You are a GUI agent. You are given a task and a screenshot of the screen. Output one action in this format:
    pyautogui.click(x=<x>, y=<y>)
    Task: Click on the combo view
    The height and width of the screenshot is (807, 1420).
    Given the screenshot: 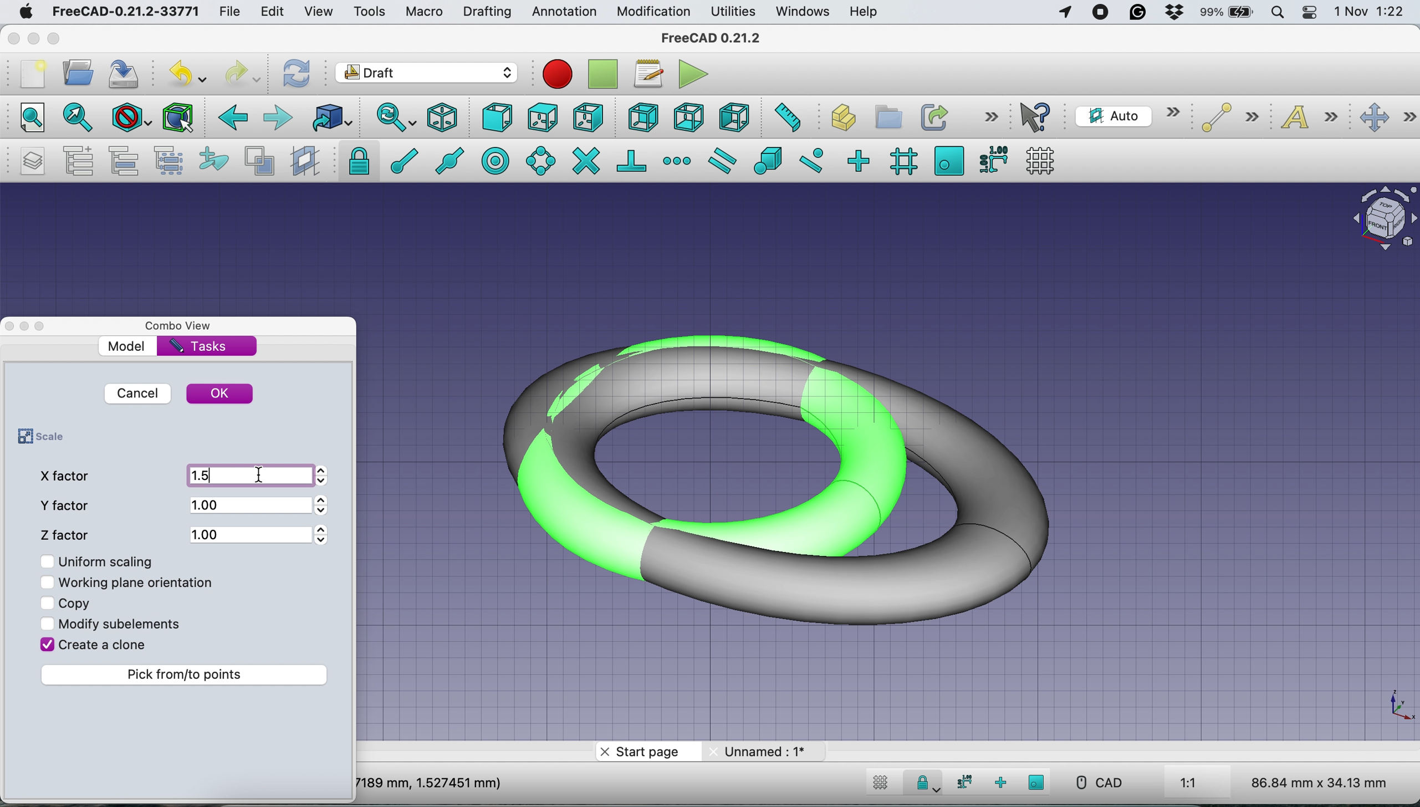 What is the action you would take?
    pyautogui.click(x=186, y=326)
    